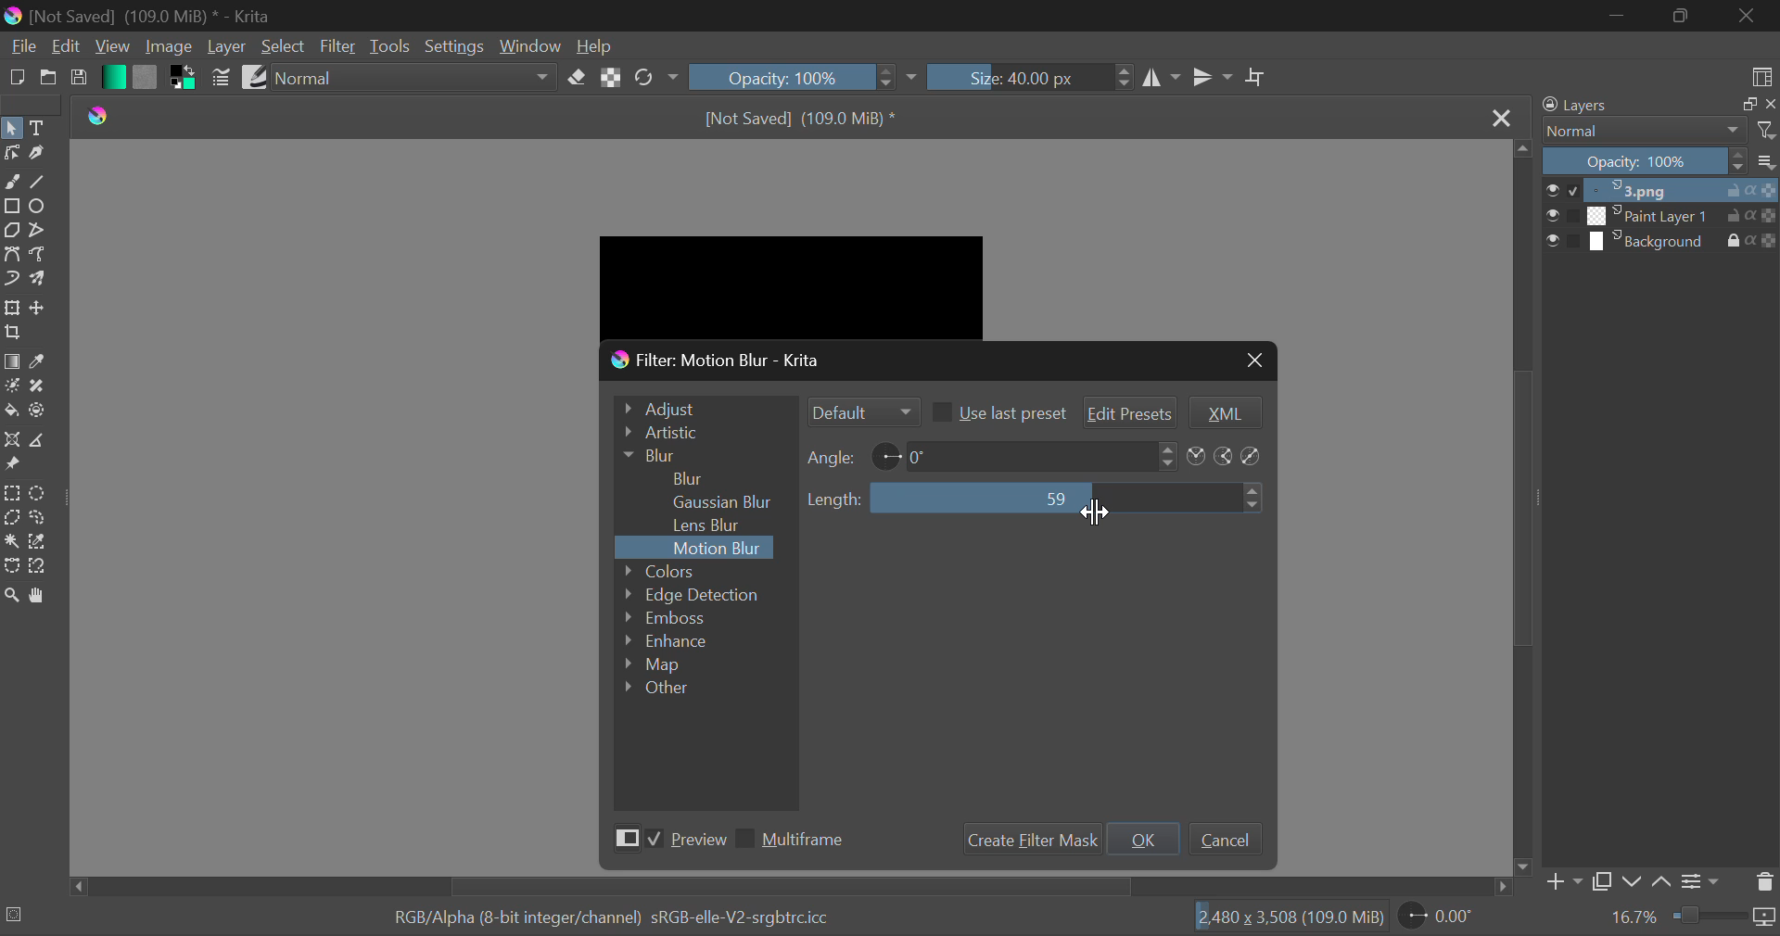 The width and height of the screenshot is (1780, 936). What do you see at coordinates (998, 411) in the screenshot?
I see `Use last preset` at bounding box center [998, 411].